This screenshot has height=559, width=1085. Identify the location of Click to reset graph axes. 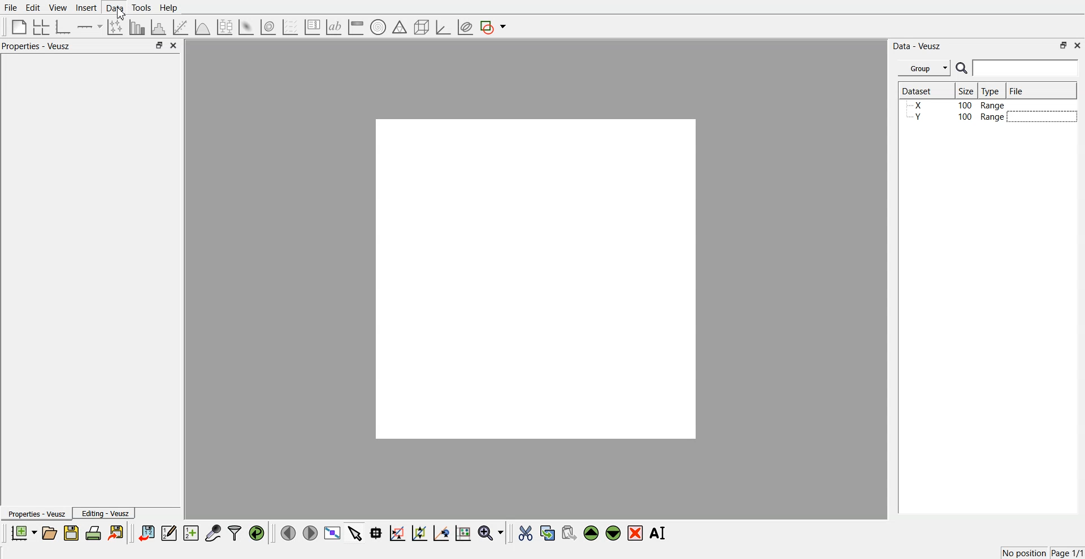
(463, 532).